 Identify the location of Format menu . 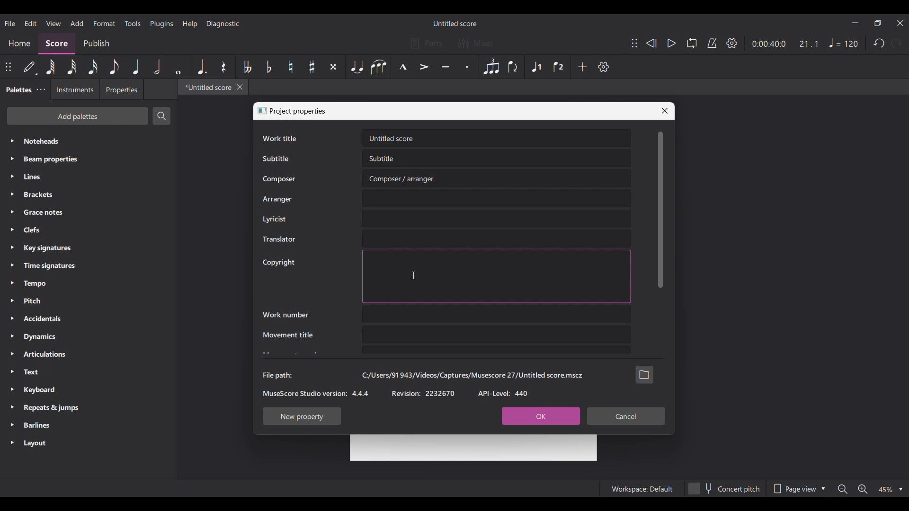
(105, 24).